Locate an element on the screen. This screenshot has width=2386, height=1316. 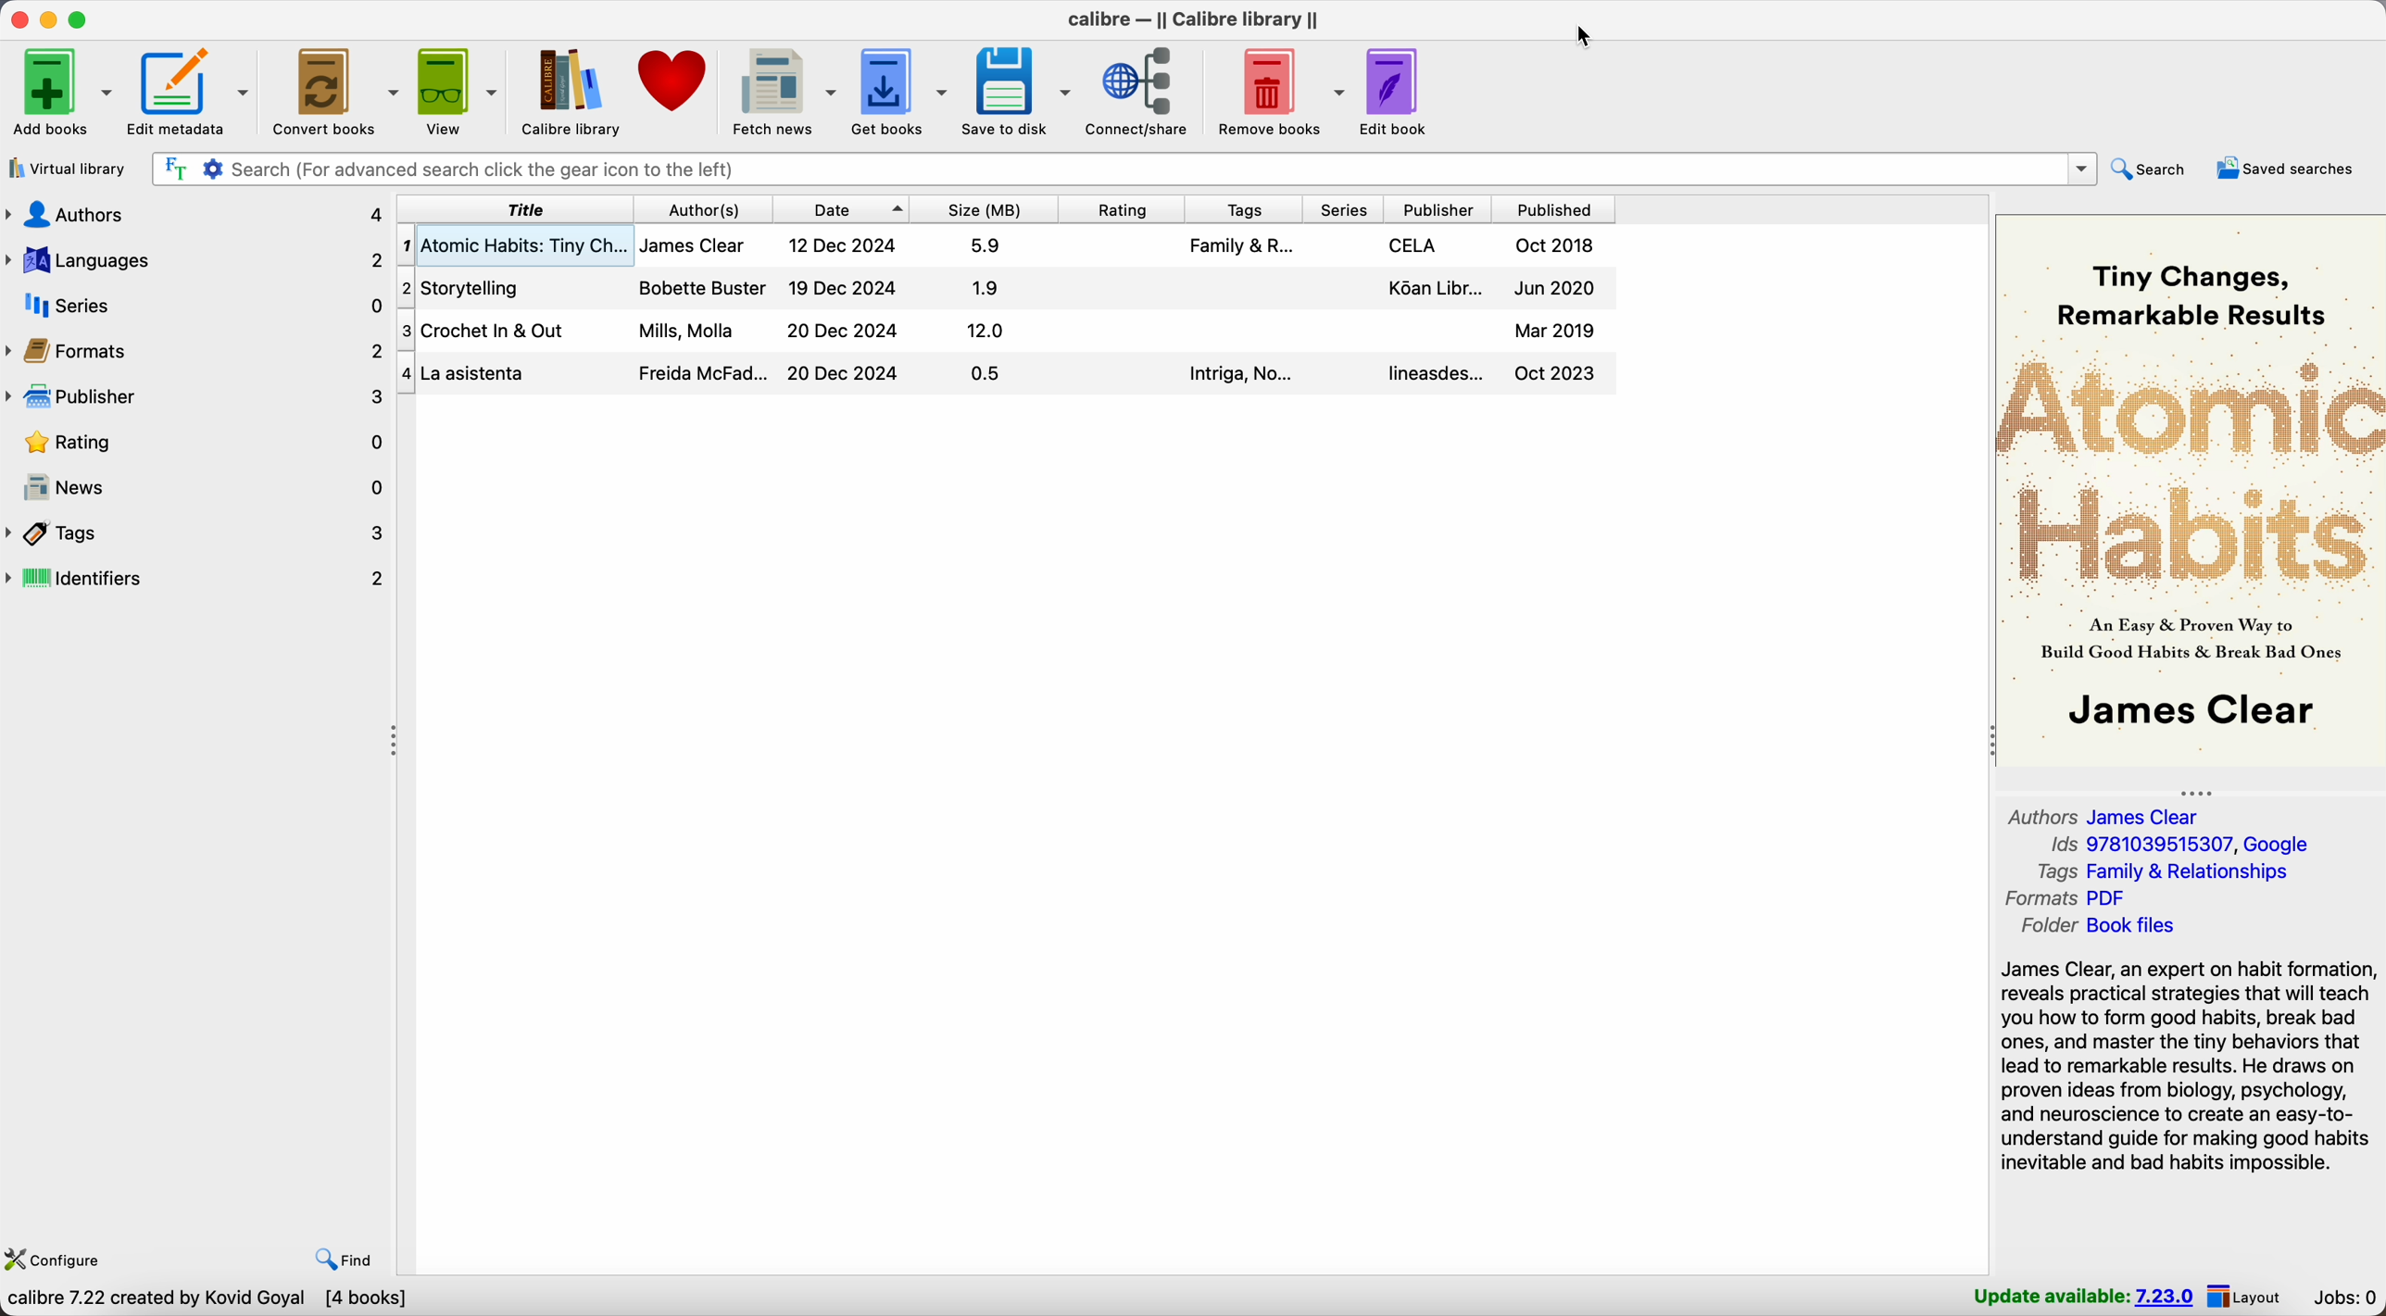
La Asistenta book is located at coordinates (1008, 376).